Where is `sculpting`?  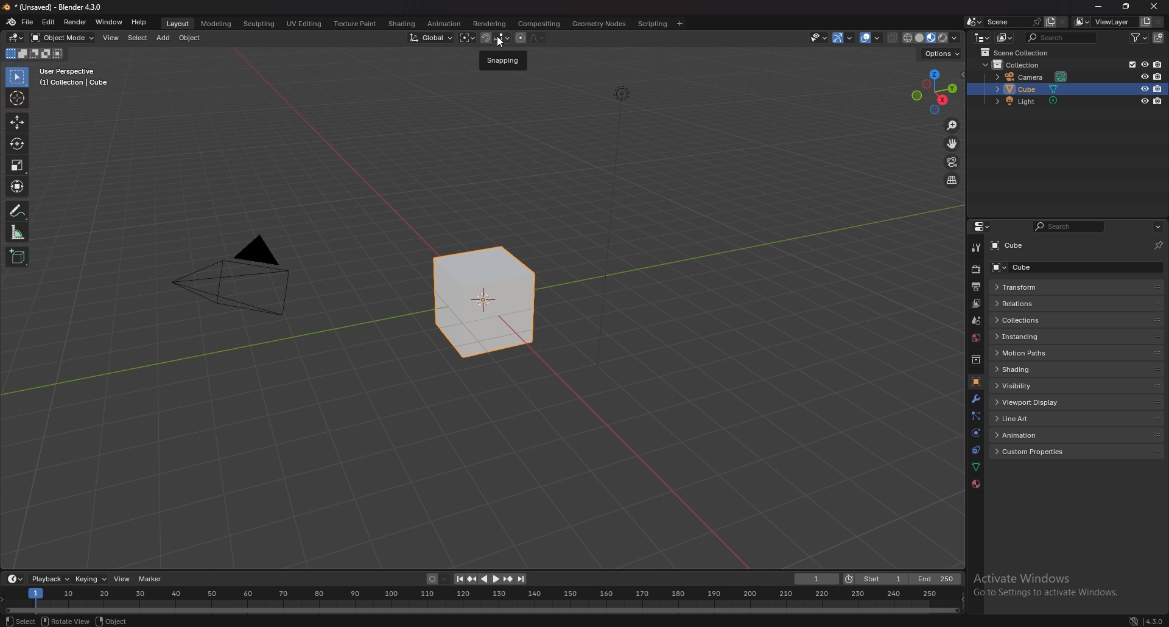 sculpting is located at coordinates (259, 23).